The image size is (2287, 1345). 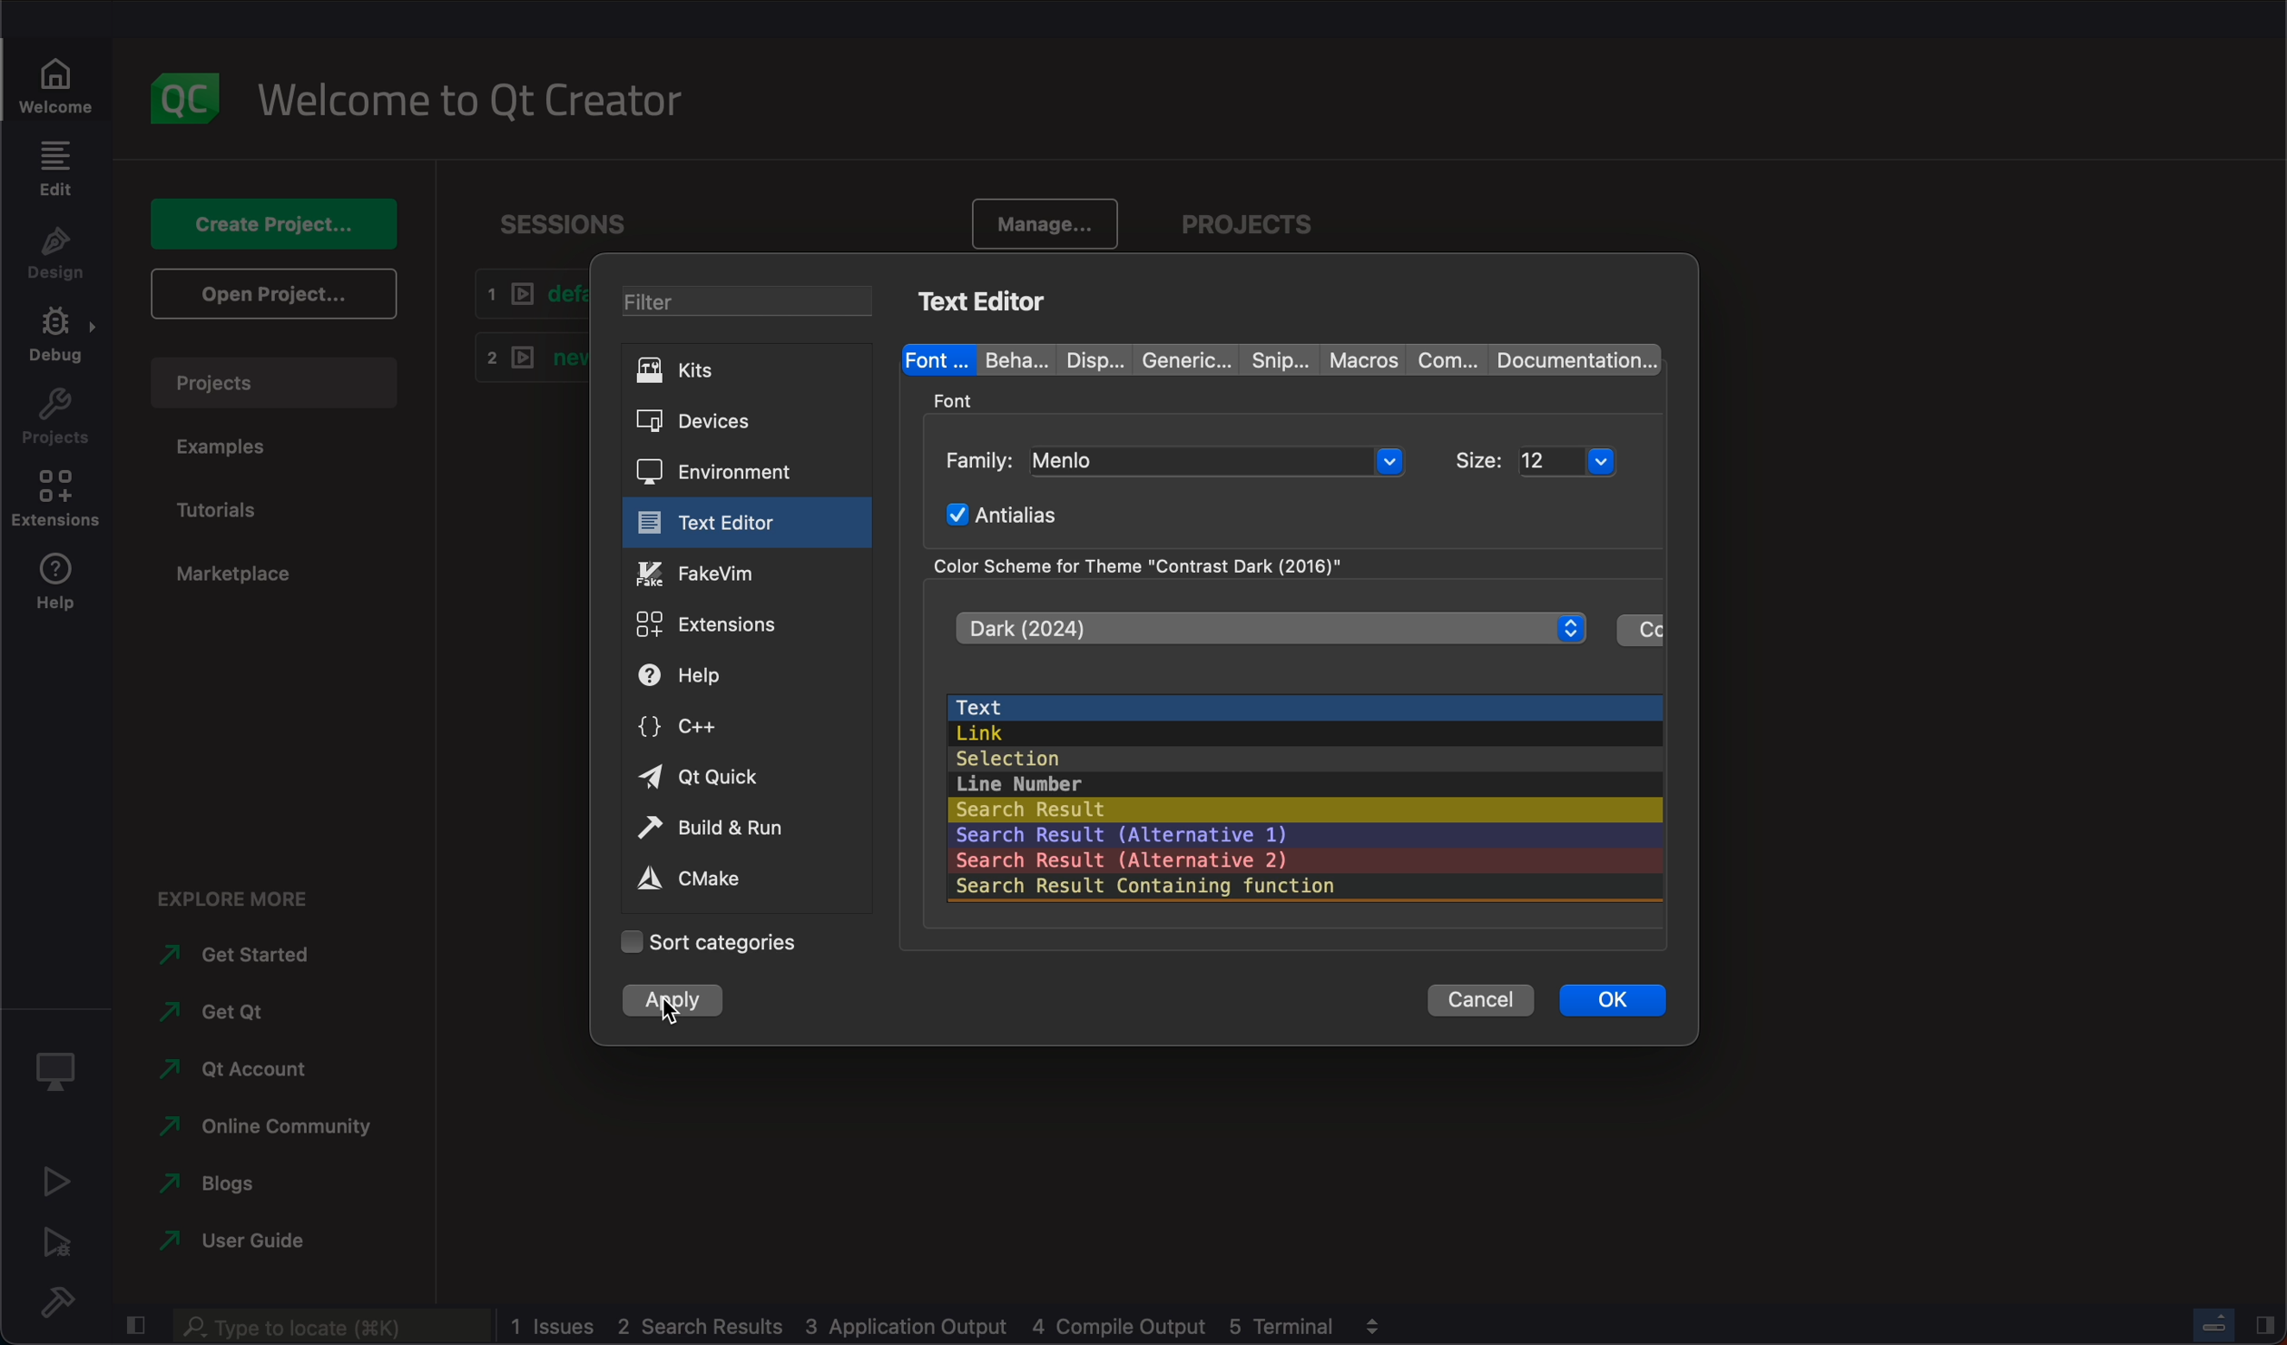 What do you see at coordinates (1014, 514) in the screenshot?
I see `anitialias` at bounding box center [1014, 514].